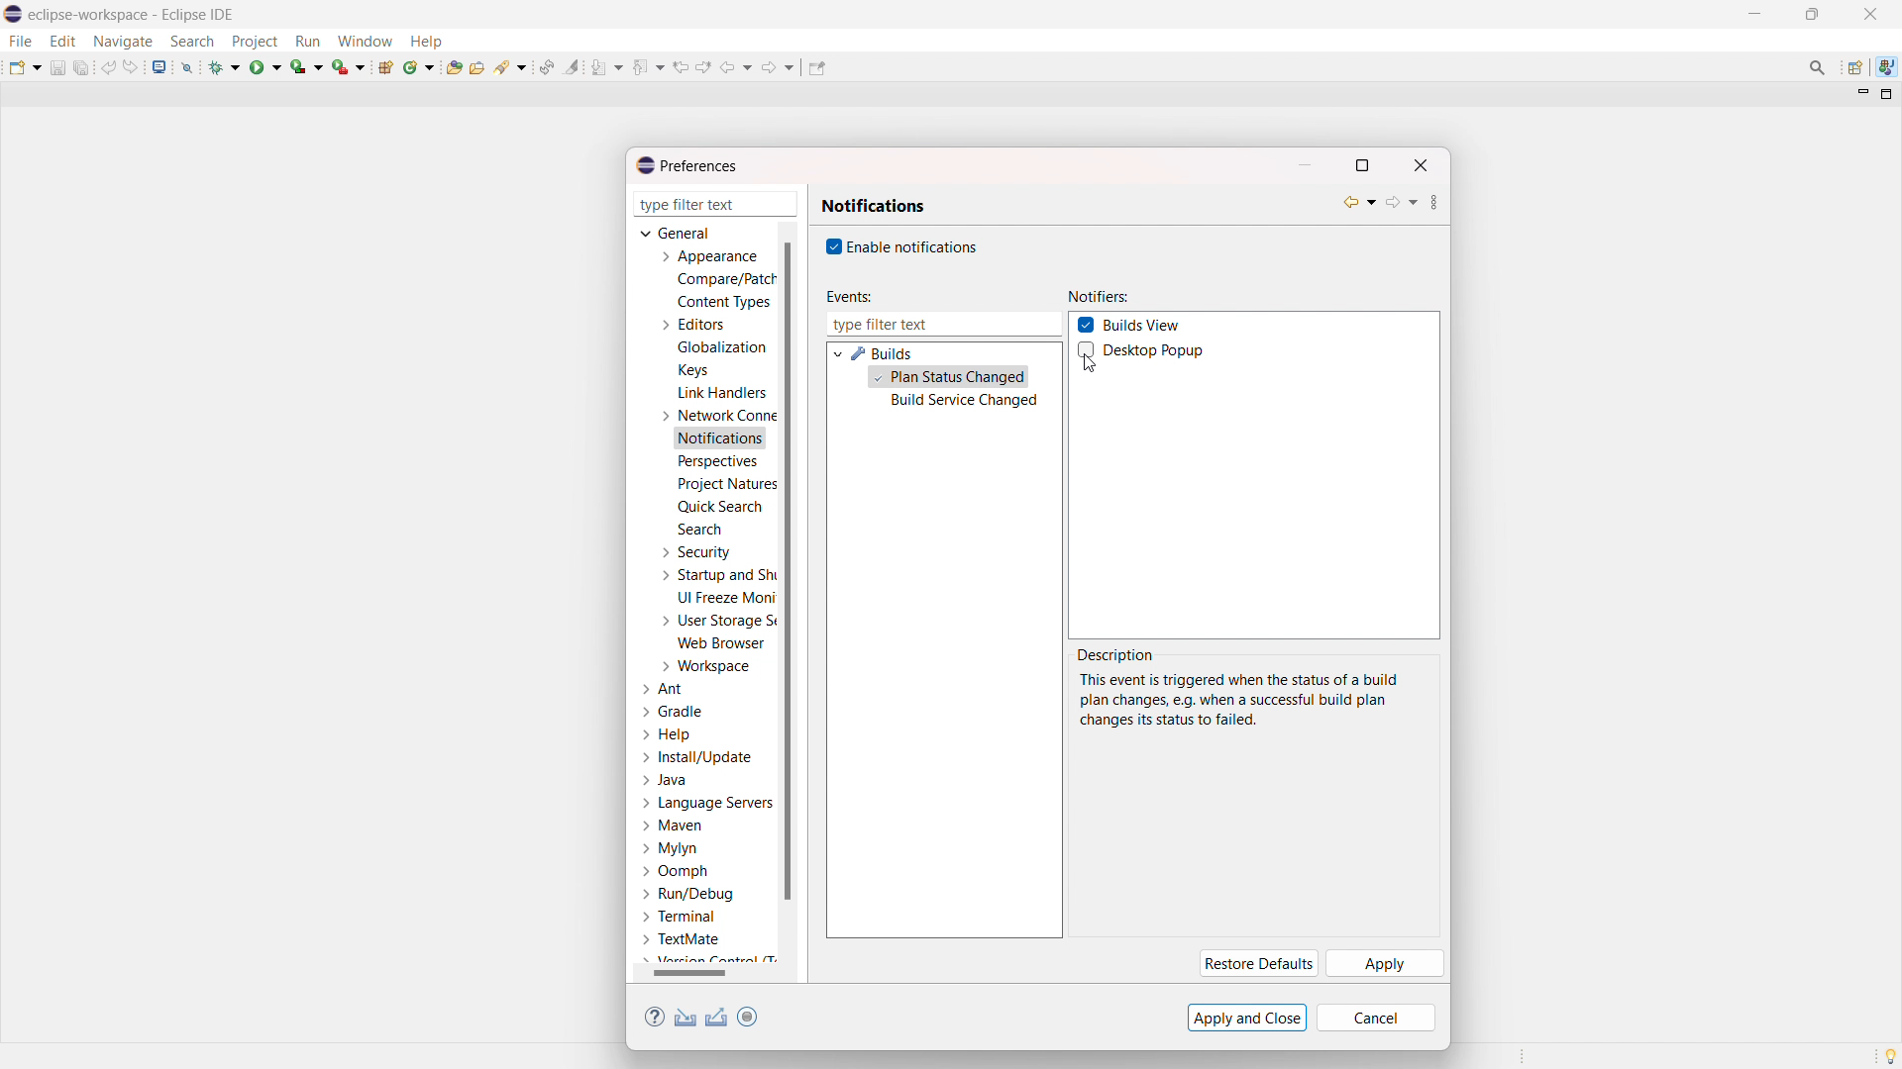 The image size is (1902, 1069). What do you see at coordinates (949, 378) in the screenshot?
I see `plan status changed` at bounding box center [949, 378].